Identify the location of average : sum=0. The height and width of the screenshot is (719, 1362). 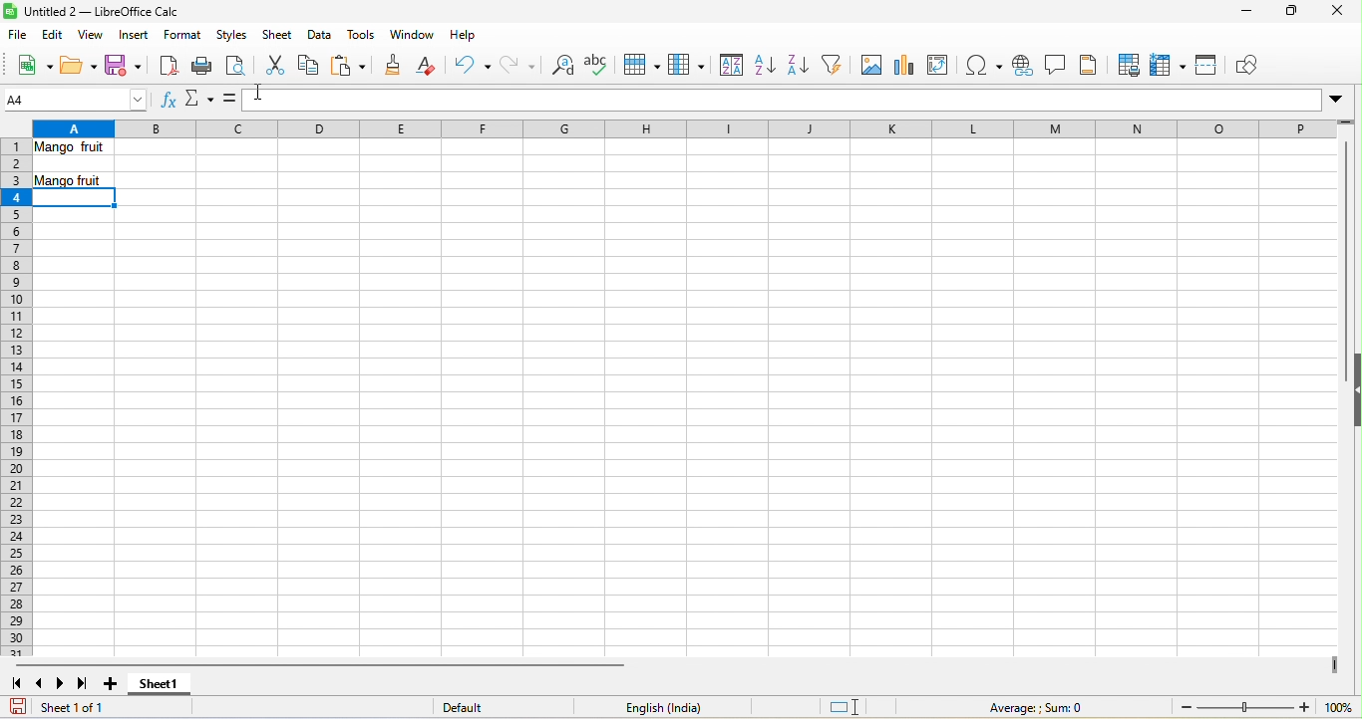
(1042, 708).